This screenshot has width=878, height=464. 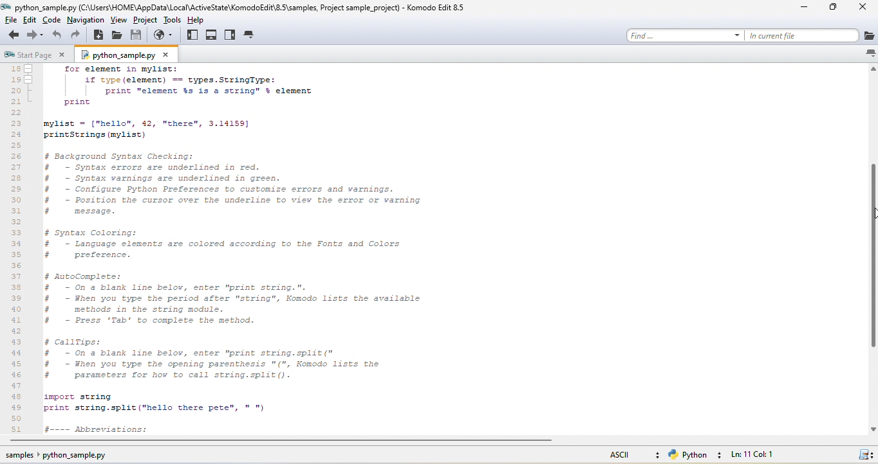 What do you see at coordinates (872, 68) in the screenshot?
I see `scroll up` at bounding box center [872, 68].